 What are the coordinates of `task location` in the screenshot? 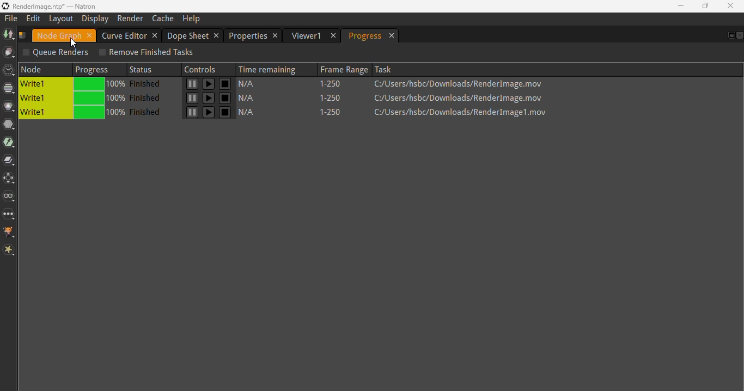 It's located at (461, 84).